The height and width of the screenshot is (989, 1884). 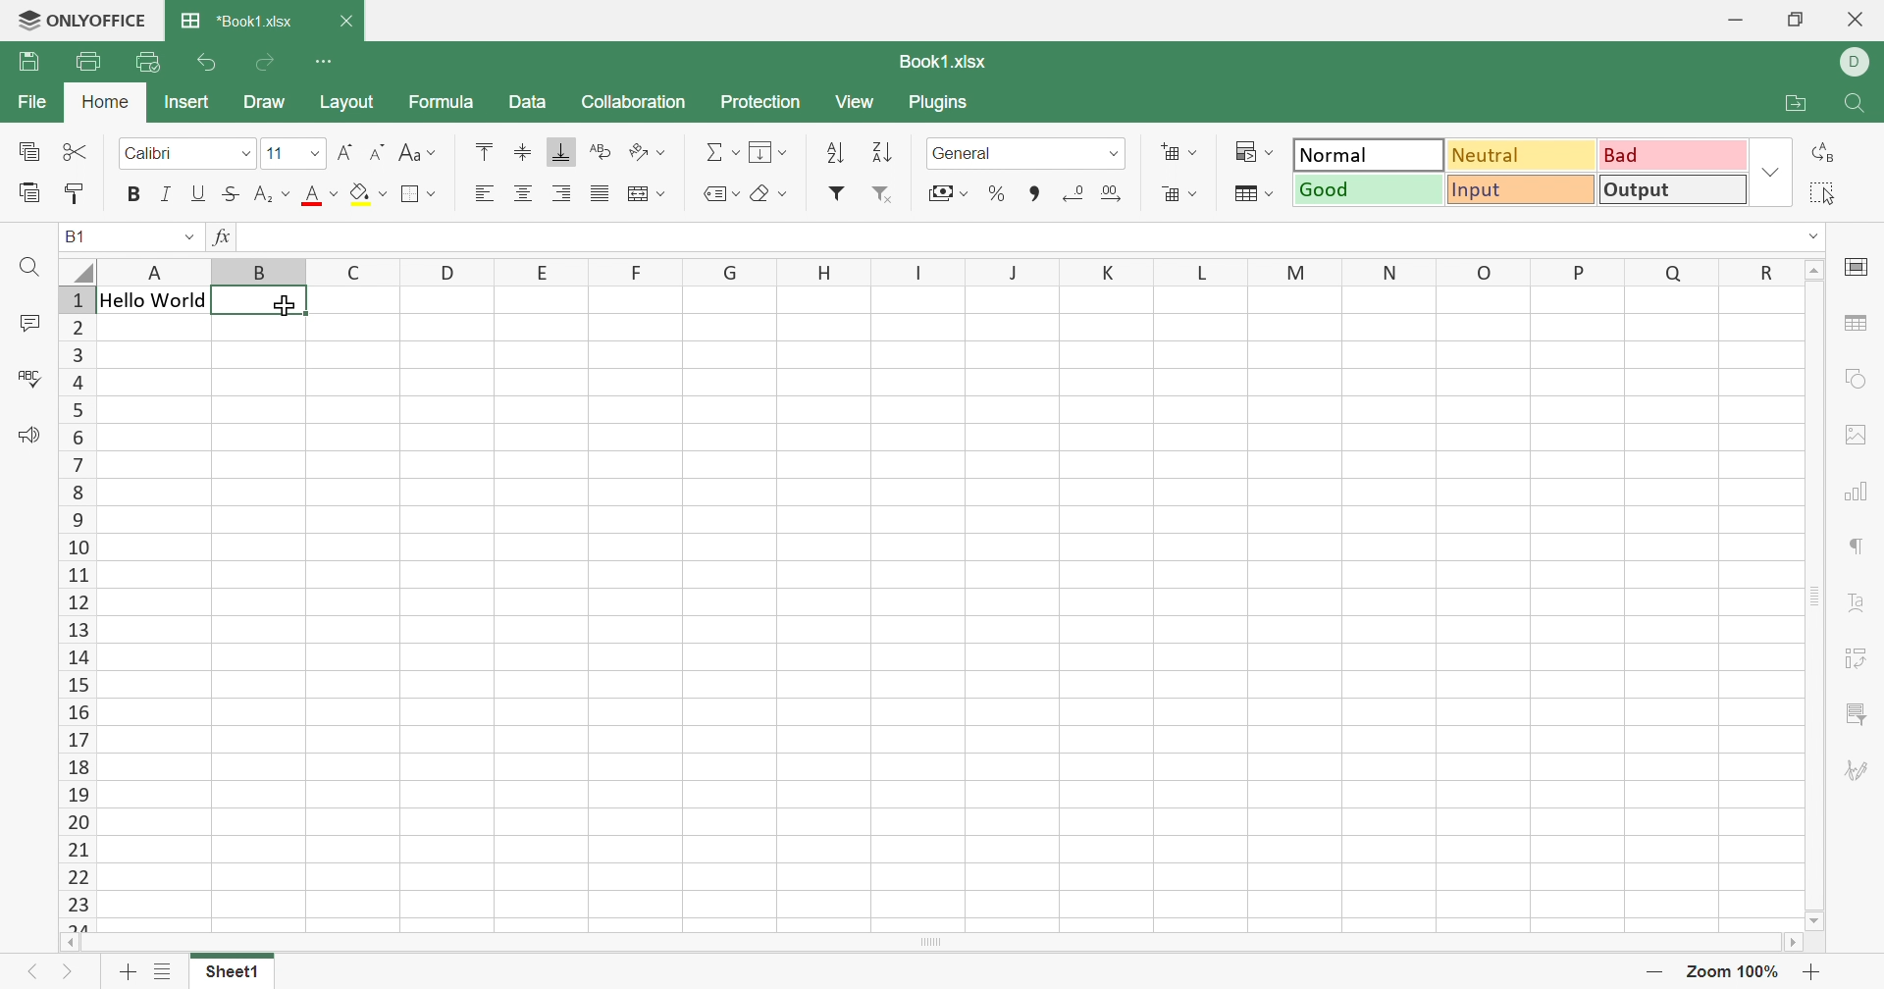 I want to click on  View, so click(x=851, y=102).